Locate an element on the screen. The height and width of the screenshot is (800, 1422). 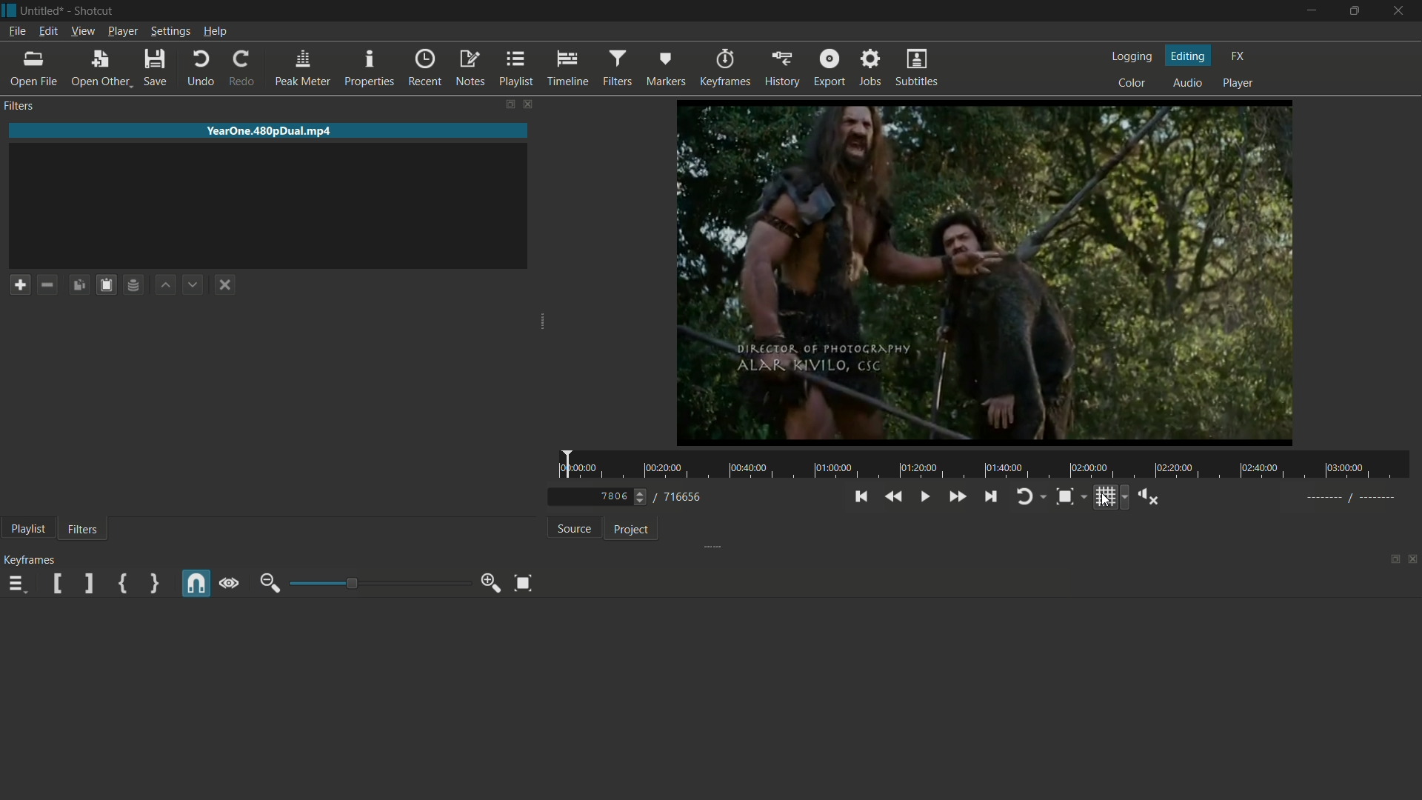
total frames is located at coordinates (685, 498).